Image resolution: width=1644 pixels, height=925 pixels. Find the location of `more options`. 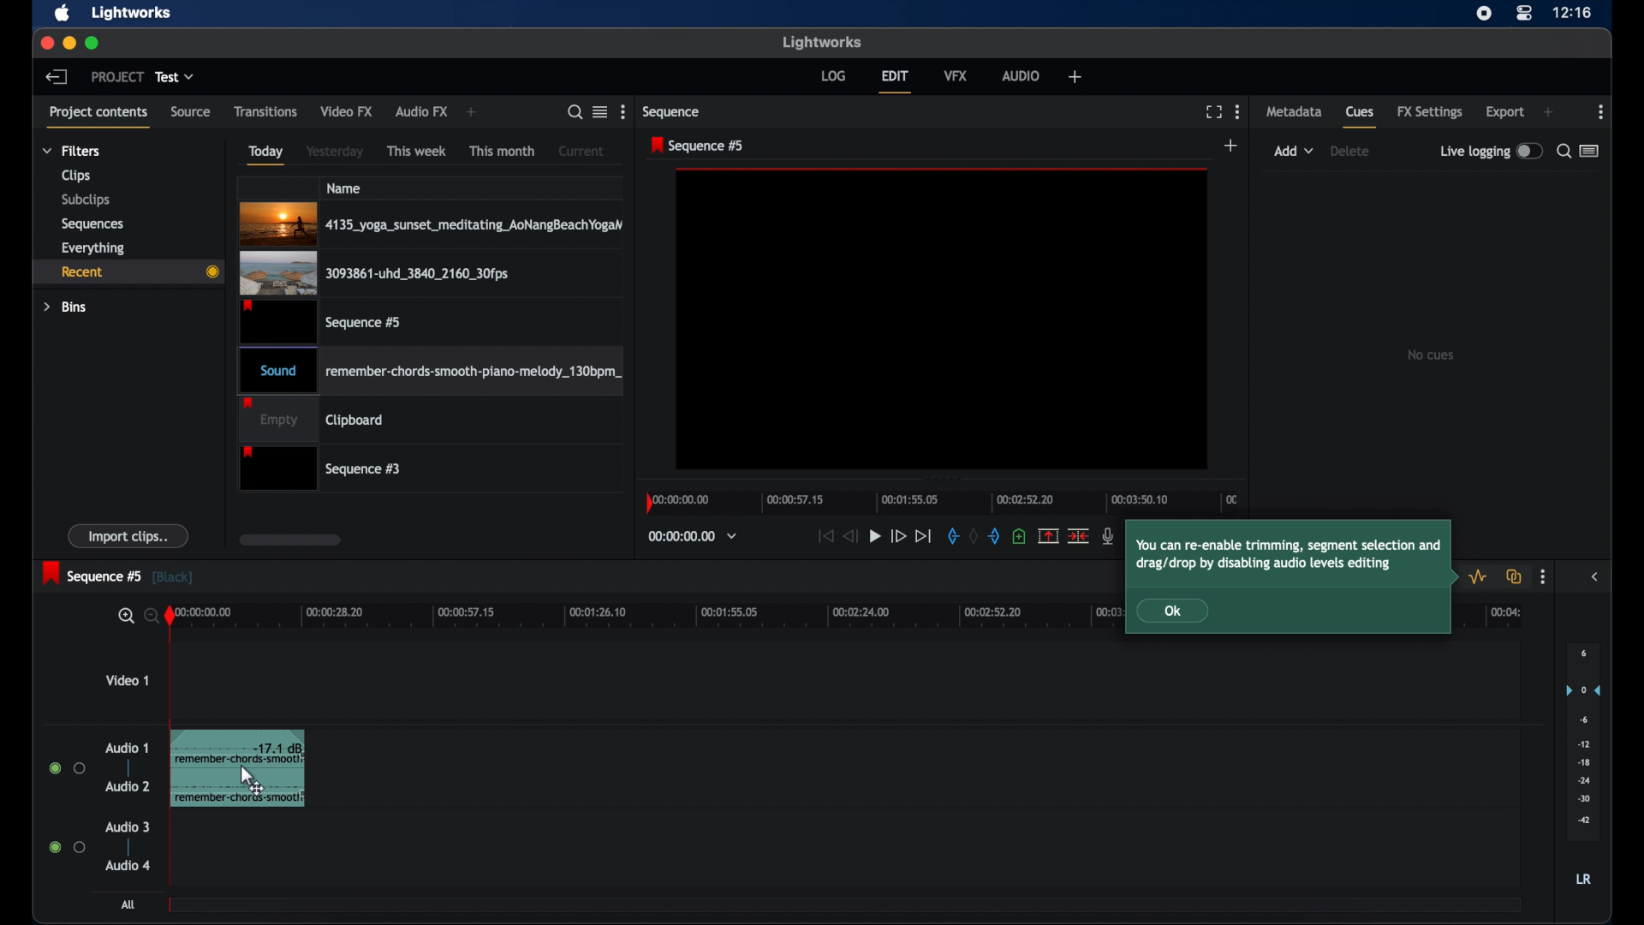

more options is located at coordinates (1602, 112).